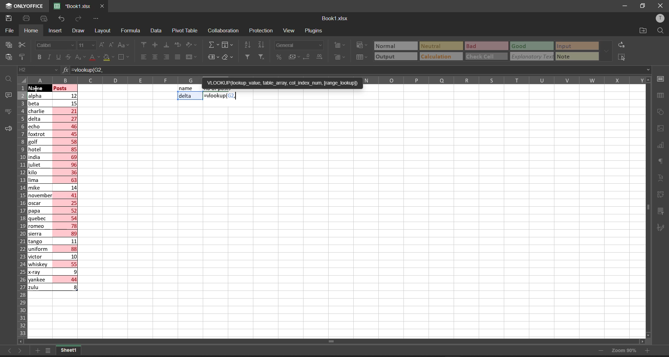 The height and width of the screenshot is (357, 669). I want to click on conditional formatting, so click(361, 45).